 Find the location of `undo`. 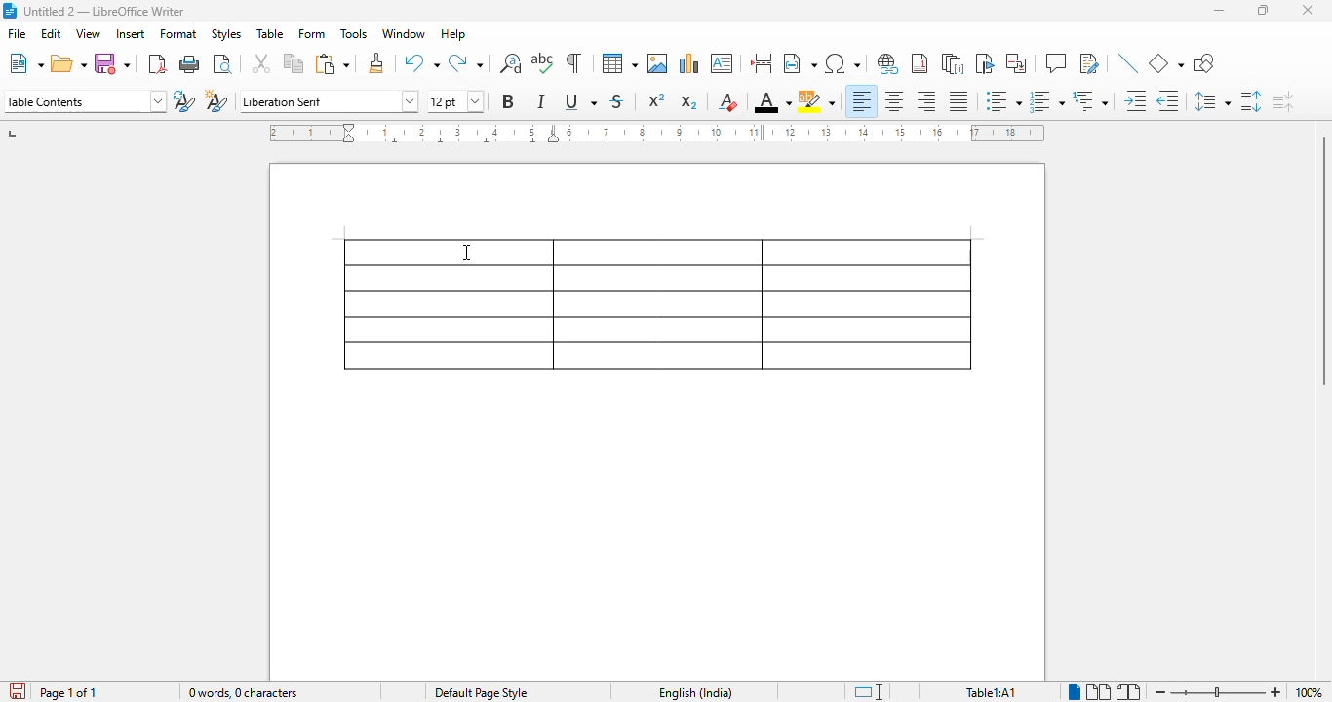

undo is located at coordinates (422, 62).